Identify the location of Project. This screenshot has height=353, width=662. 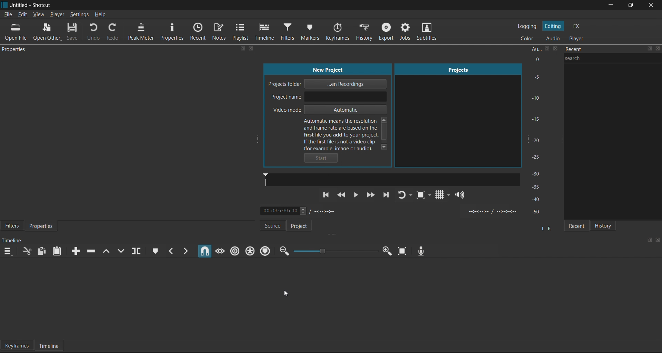
(304, 226).